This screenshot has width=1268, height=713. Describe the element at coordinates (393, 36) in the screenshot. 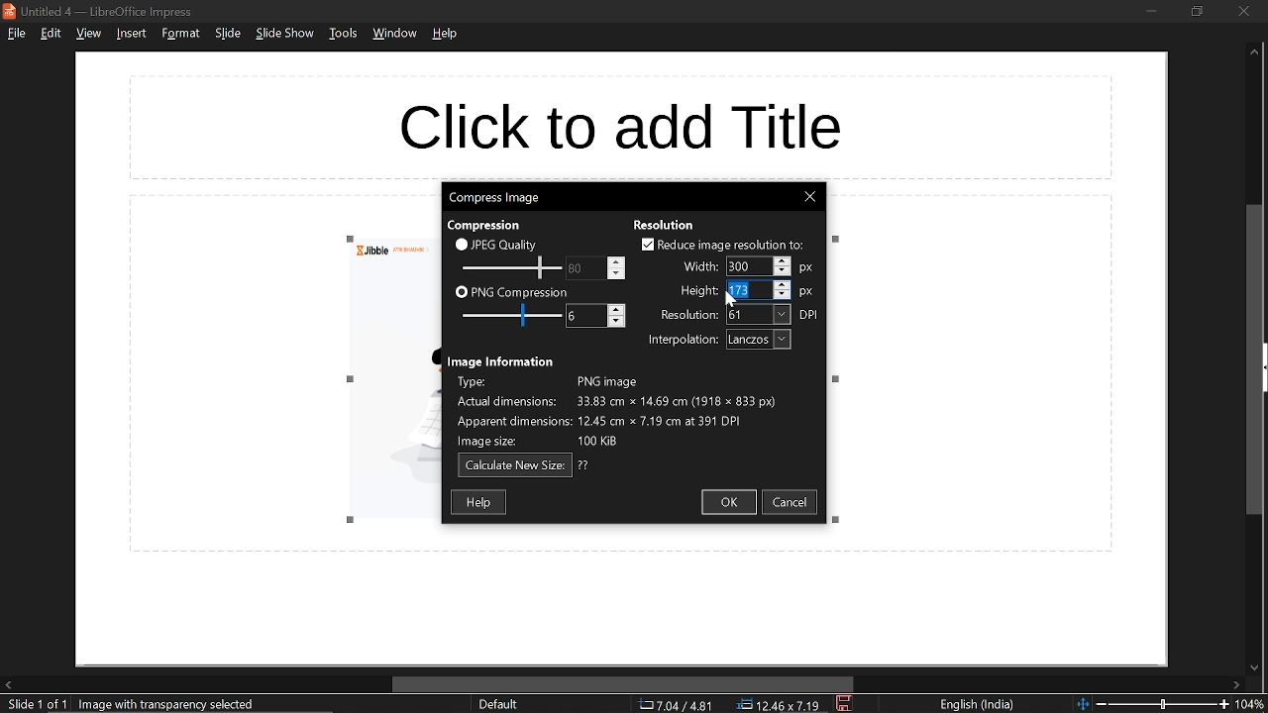

I see `window` at that location.